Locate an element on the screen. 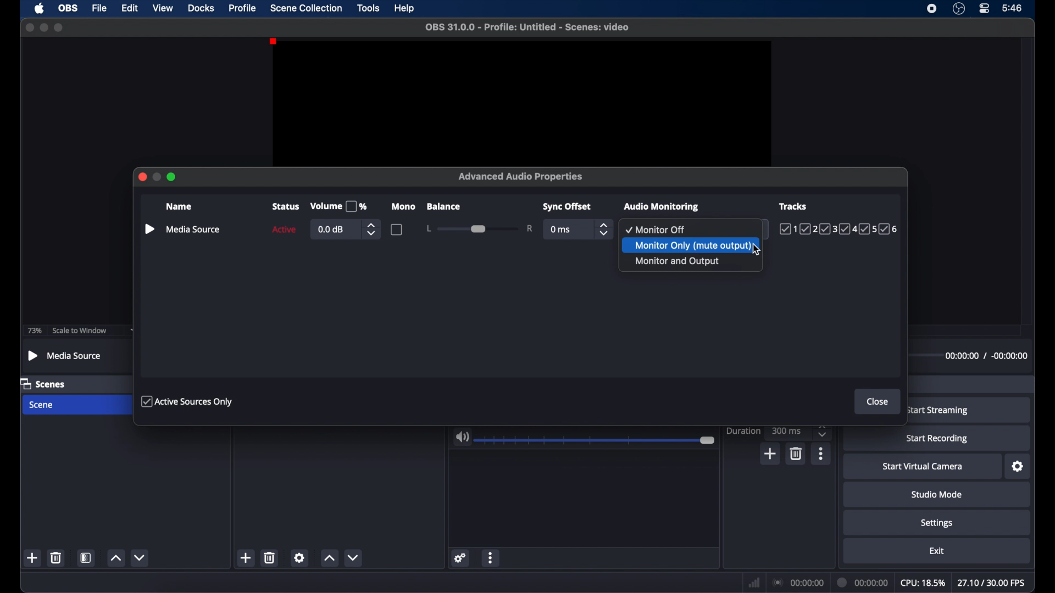 This screenshot has height=593, width=1055. slider is located at coordinates (597, 440).